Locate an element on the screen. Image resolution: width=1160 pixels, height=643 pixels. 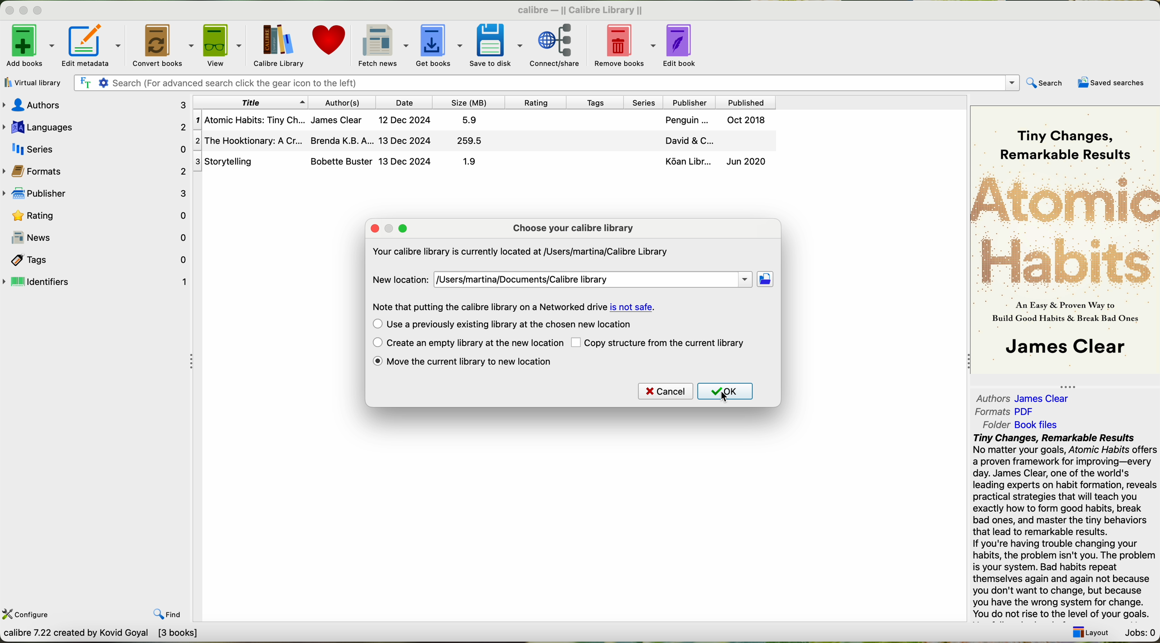
Tiny Changes,
Remarkable Results is located at coordinates (1061, 137).